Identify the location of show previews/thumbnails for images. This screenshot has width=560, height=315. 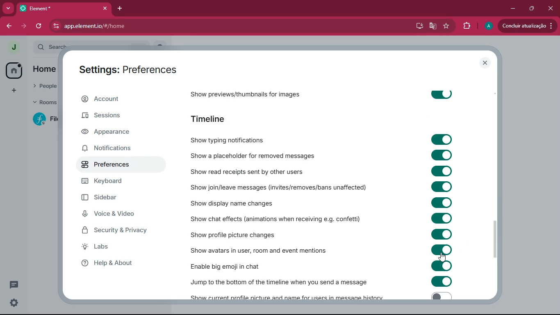
(248, 92).